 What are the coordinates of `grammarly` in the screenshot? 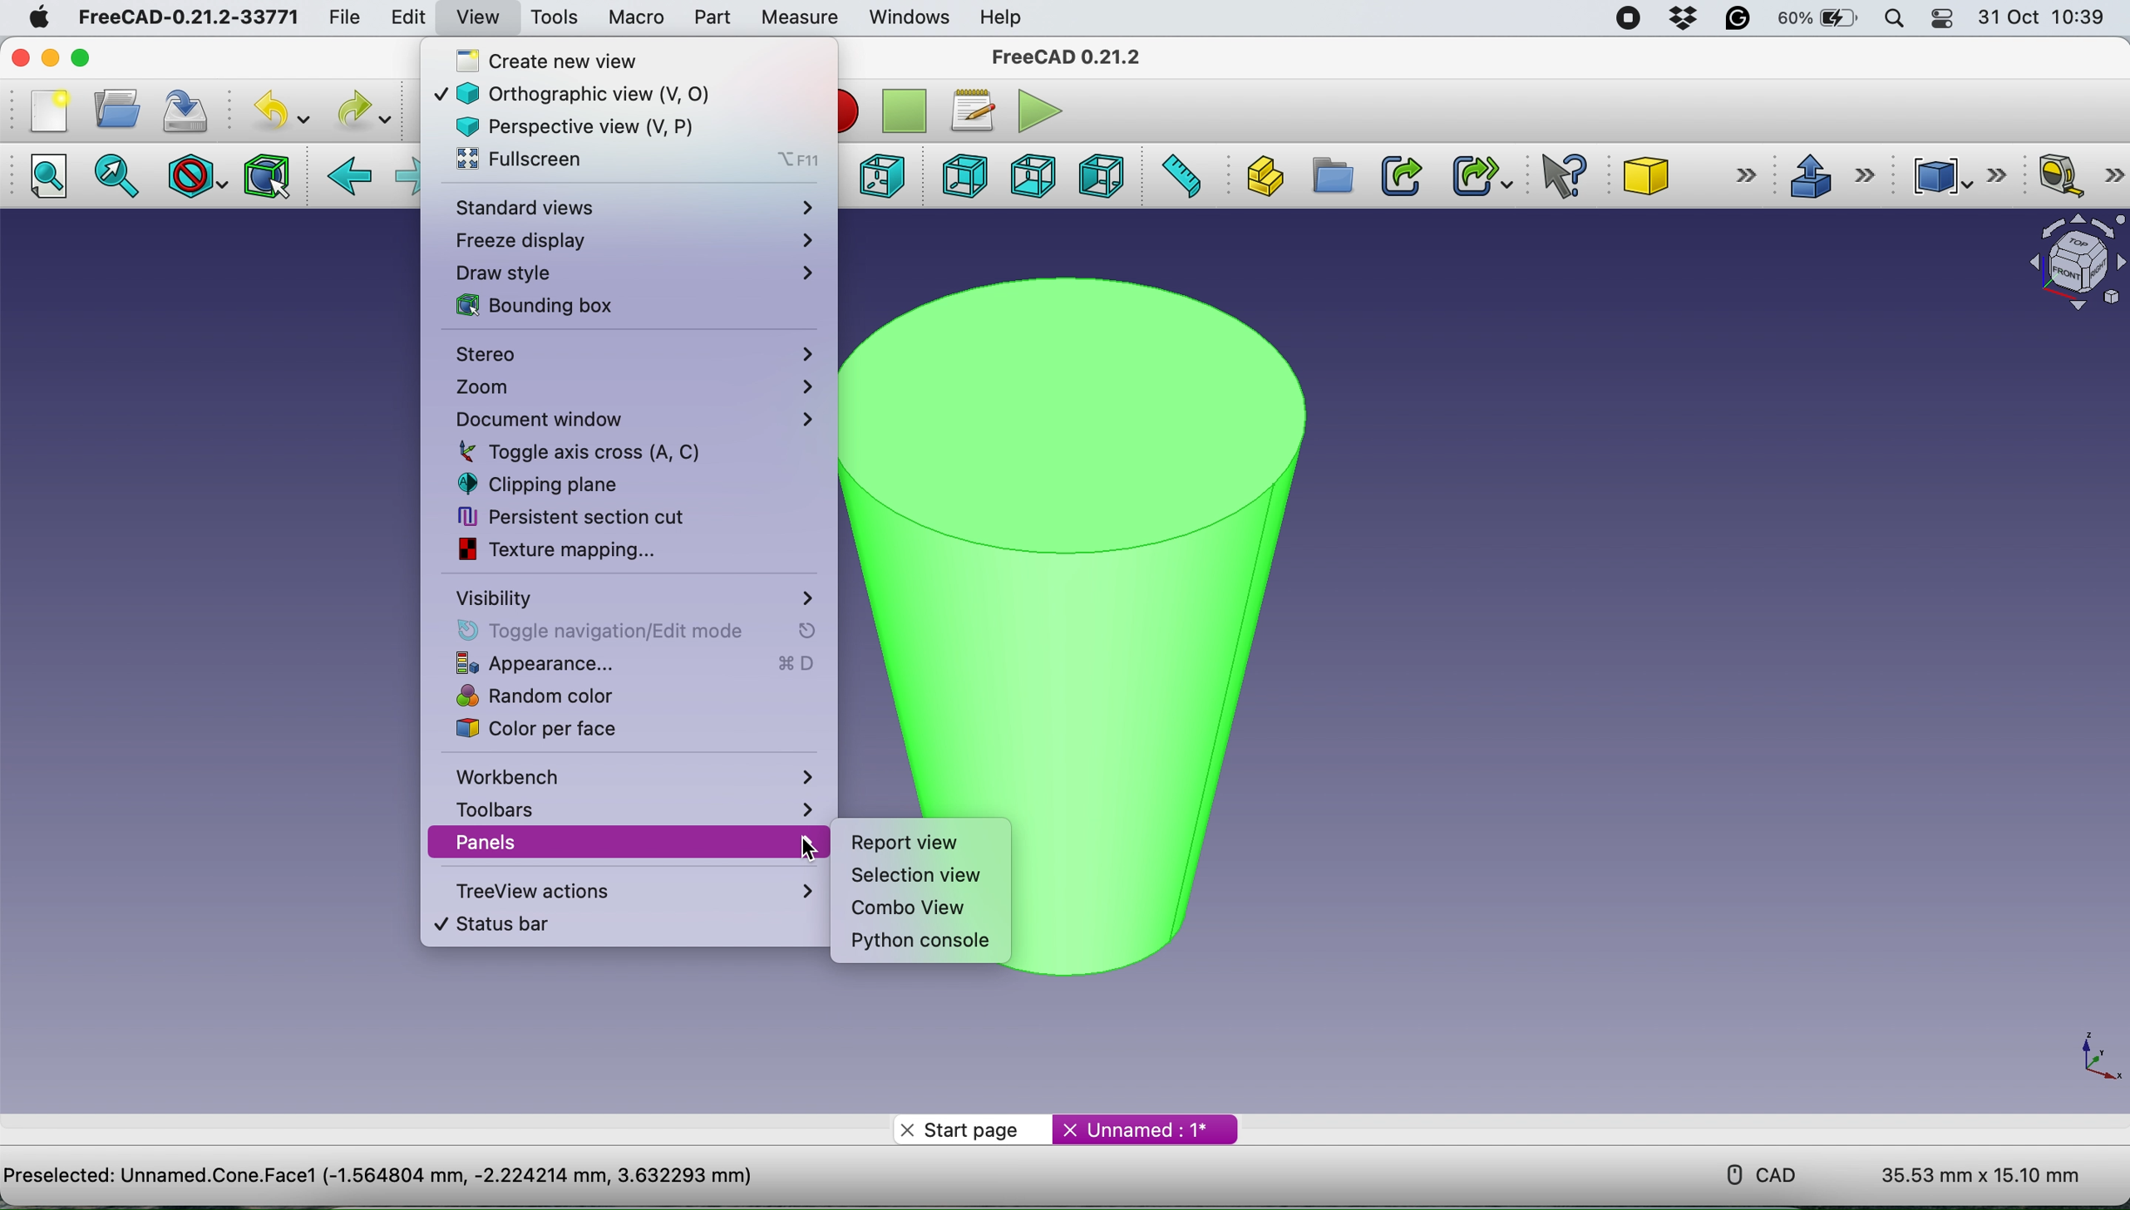 It's located at (1739, 22).